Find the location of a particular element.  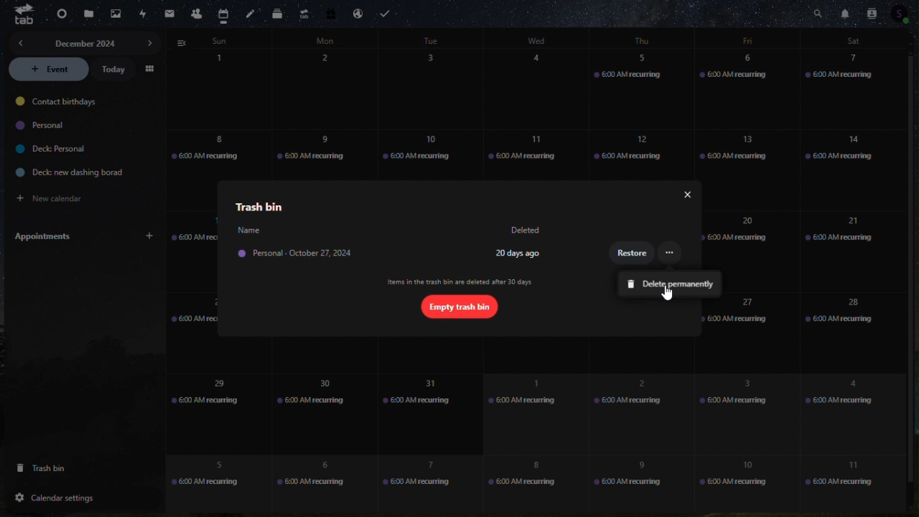

calendar is located at coordinates (224, 11).